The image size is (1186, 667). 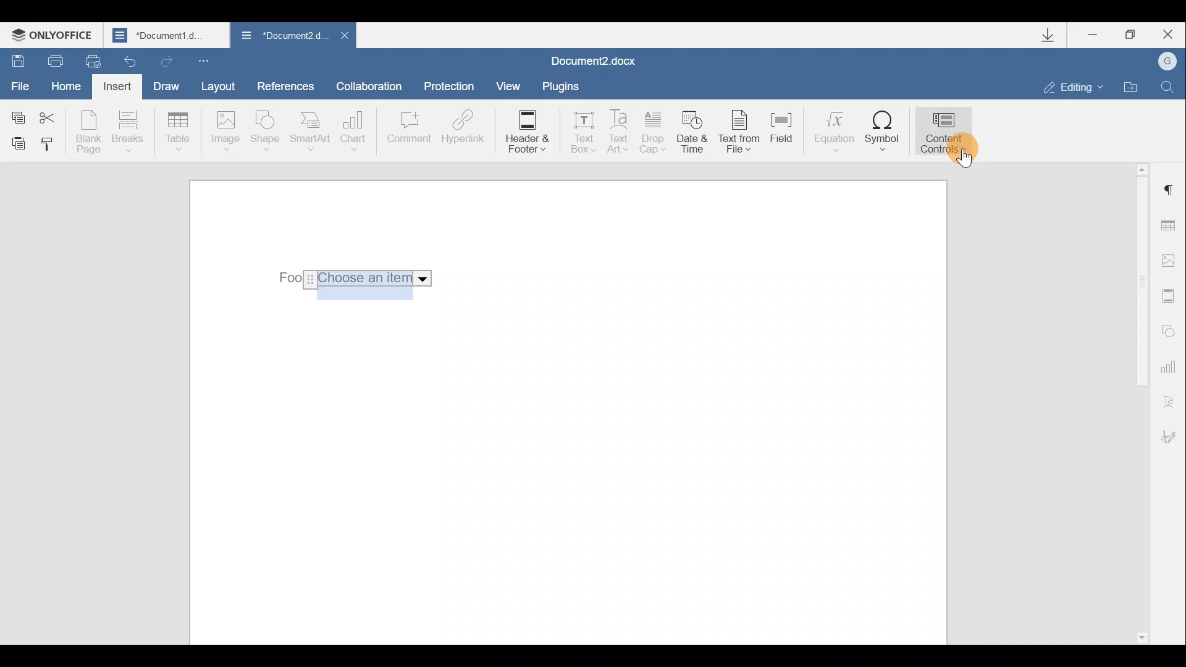 What do you see at coordinates (54, 115) in the screenshot?
I see `Cut` at bounding box center [54, 115].